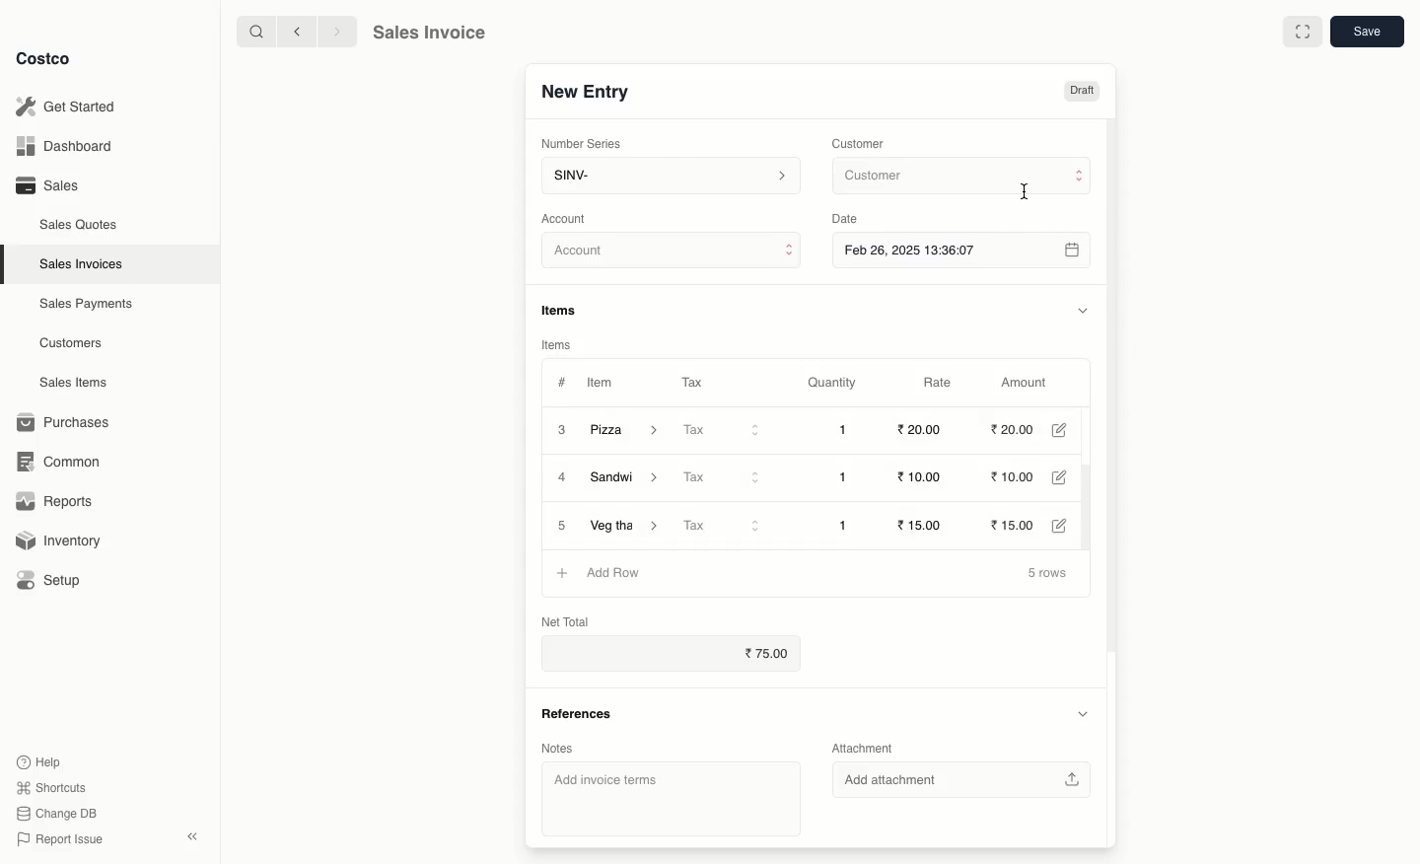 The image size is (1420, 864). Describe the element at coordinates (563, 571) in the screenshot. I see `Add` at that location.